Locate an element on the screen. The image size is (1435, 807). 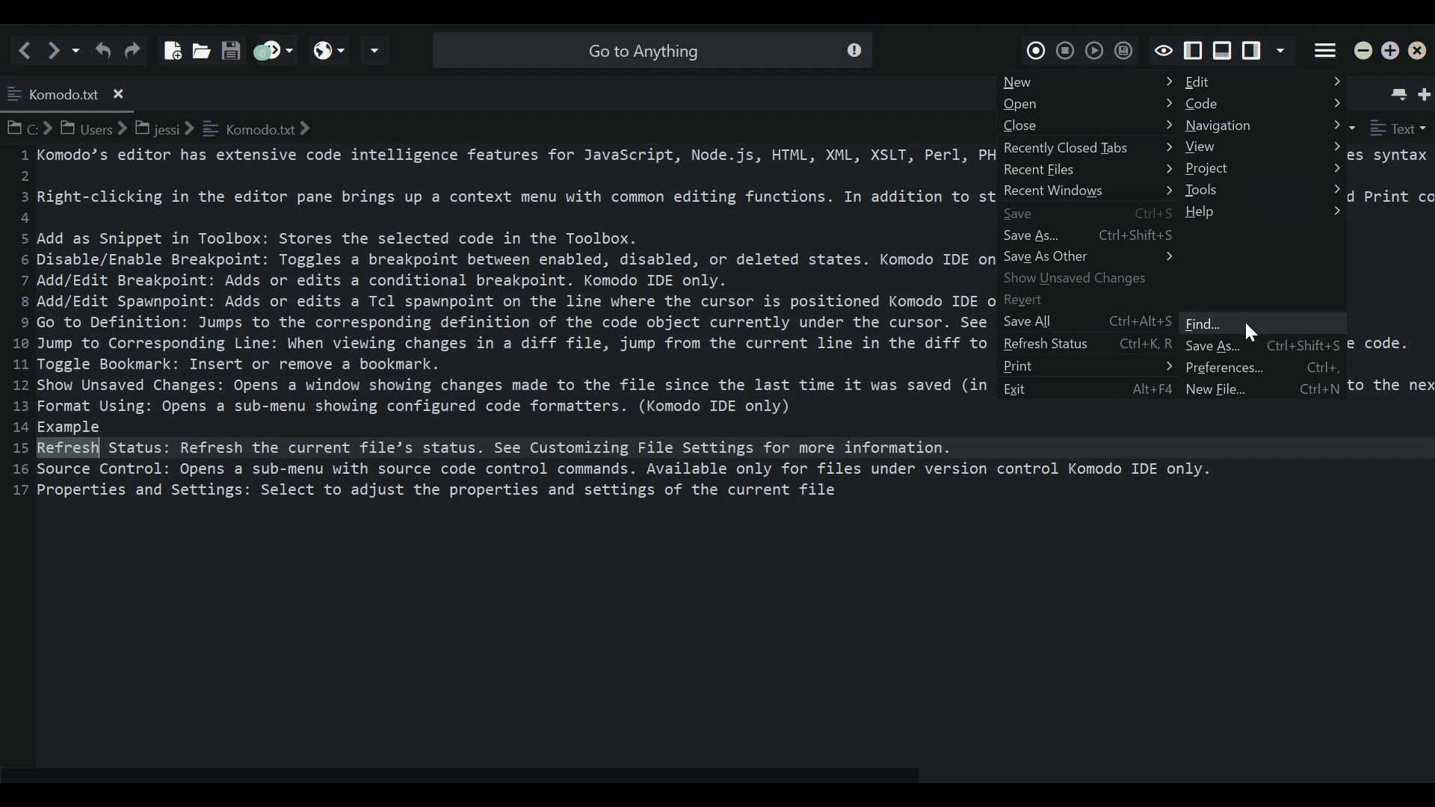
Search is located at coordinates (649, 49).